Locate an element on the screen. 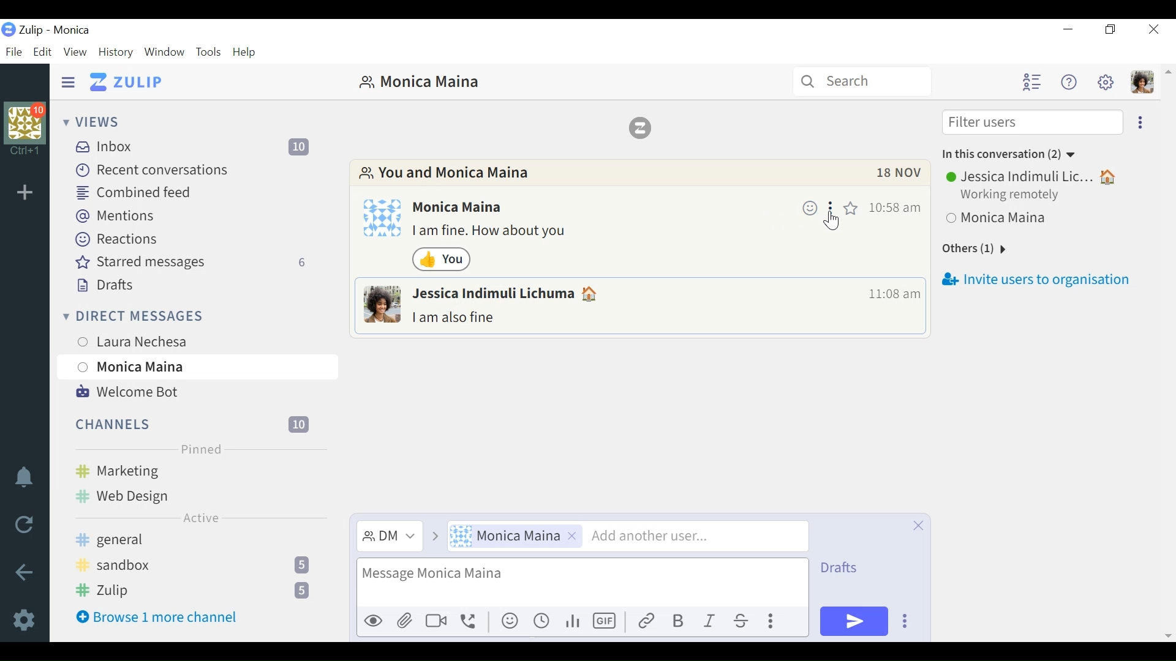 The width and height of the screenshot is (1176, 661). I am fine. How about you is located at coordinates (493, 233).